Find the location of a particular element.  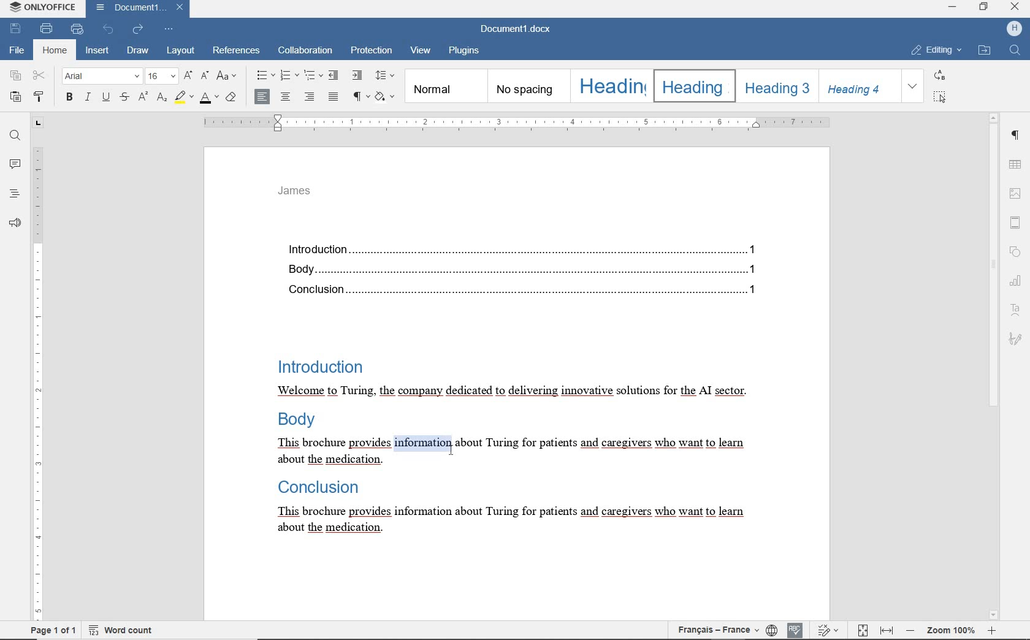

Welcome to Turing, the company dedicated to delivering innovative solutions for the Al sector. is located at coordinates (511, 392).